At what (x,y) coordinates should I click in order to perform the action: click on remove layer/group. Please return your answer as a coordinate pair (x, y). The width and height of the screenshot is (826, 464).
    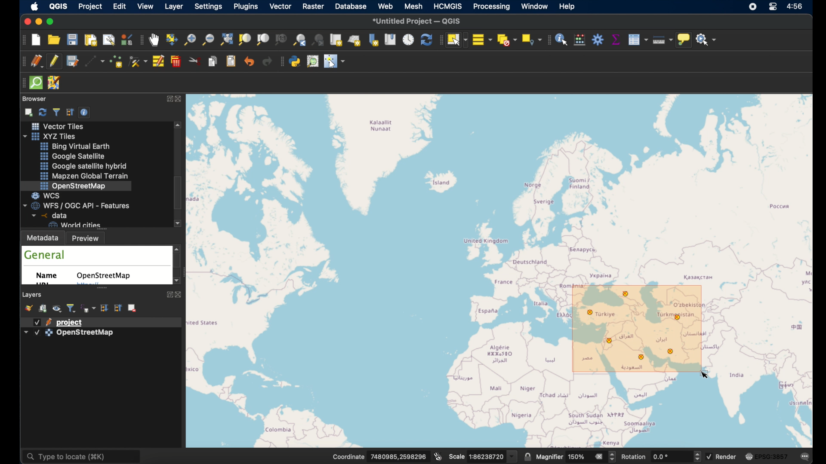
    Looking at the image, I should click on (133, 308).